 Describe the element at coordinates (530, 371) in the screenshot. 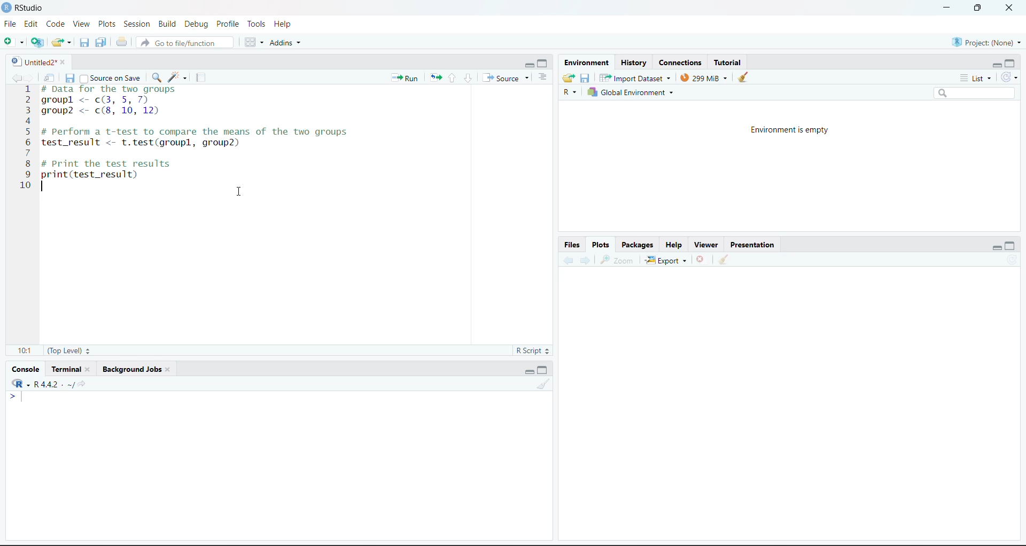

I see `minimize` at that location.